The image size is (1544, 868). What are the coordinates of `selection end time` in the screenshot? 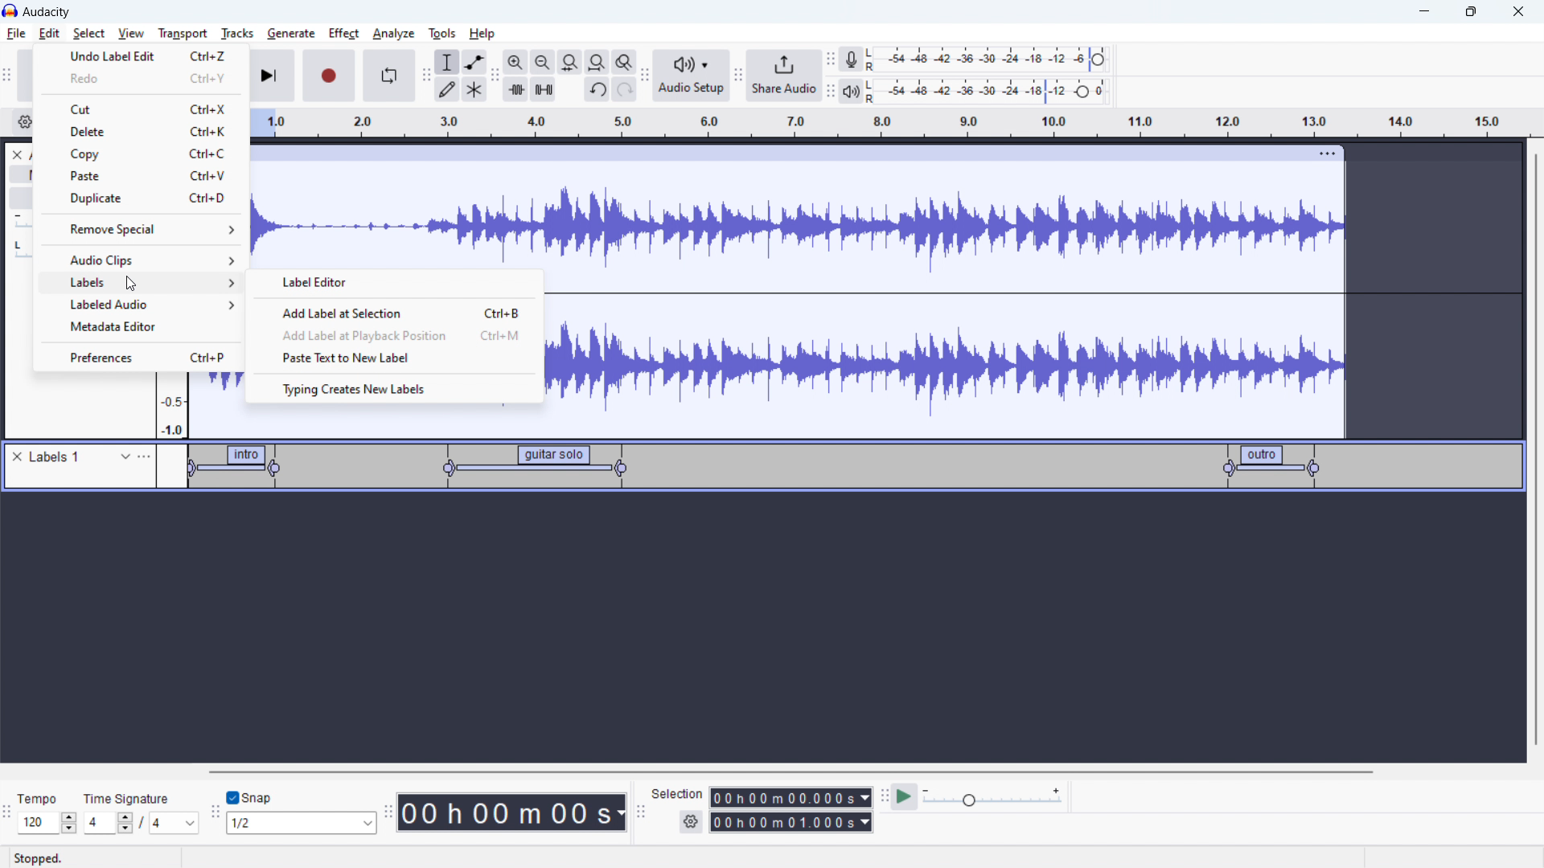 It's located at (792, 822).